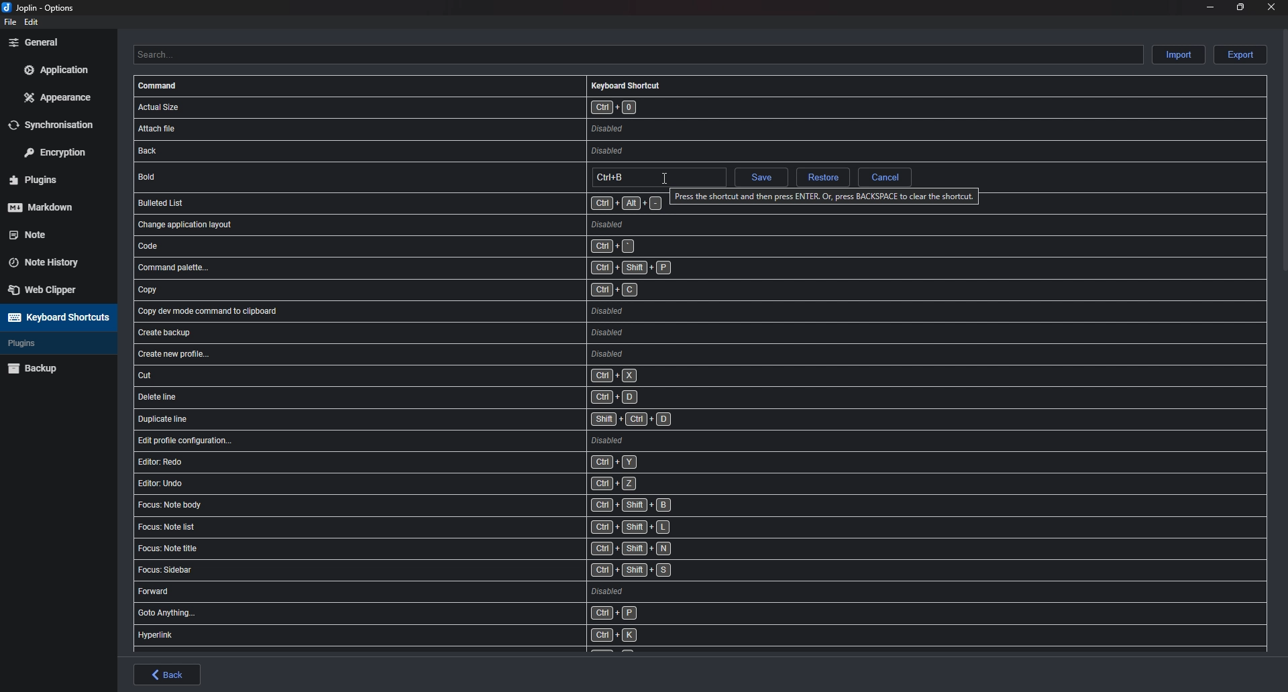  Describe the element at coordinates (439, 551) in the screenshot. I see `shortcut` at that location.